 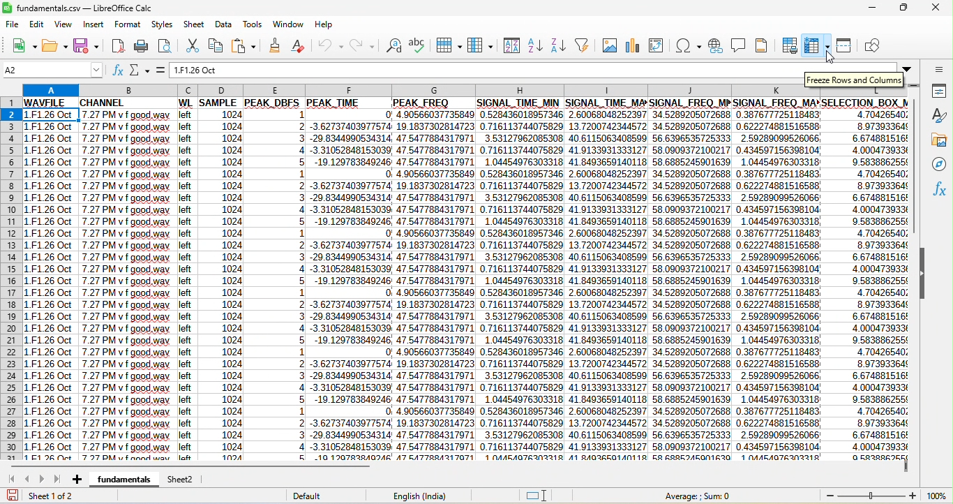 I want to click on mimimize, so click(x=872, y=9).